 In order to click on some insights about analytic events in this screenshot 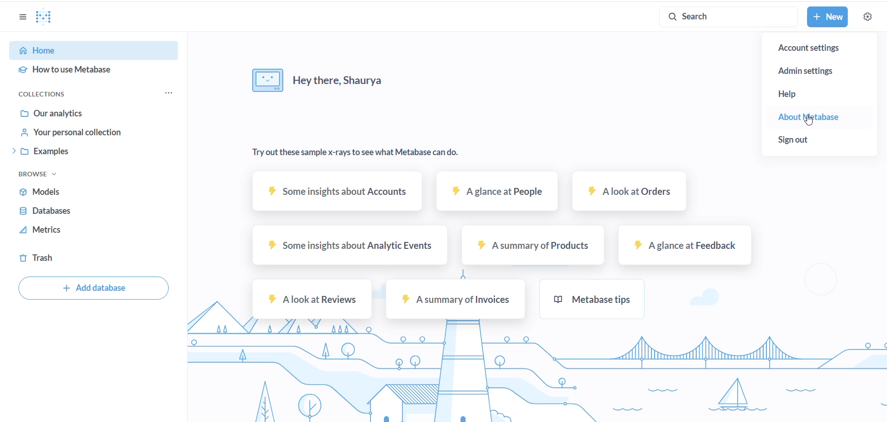, I will do `click(340, 245)`.